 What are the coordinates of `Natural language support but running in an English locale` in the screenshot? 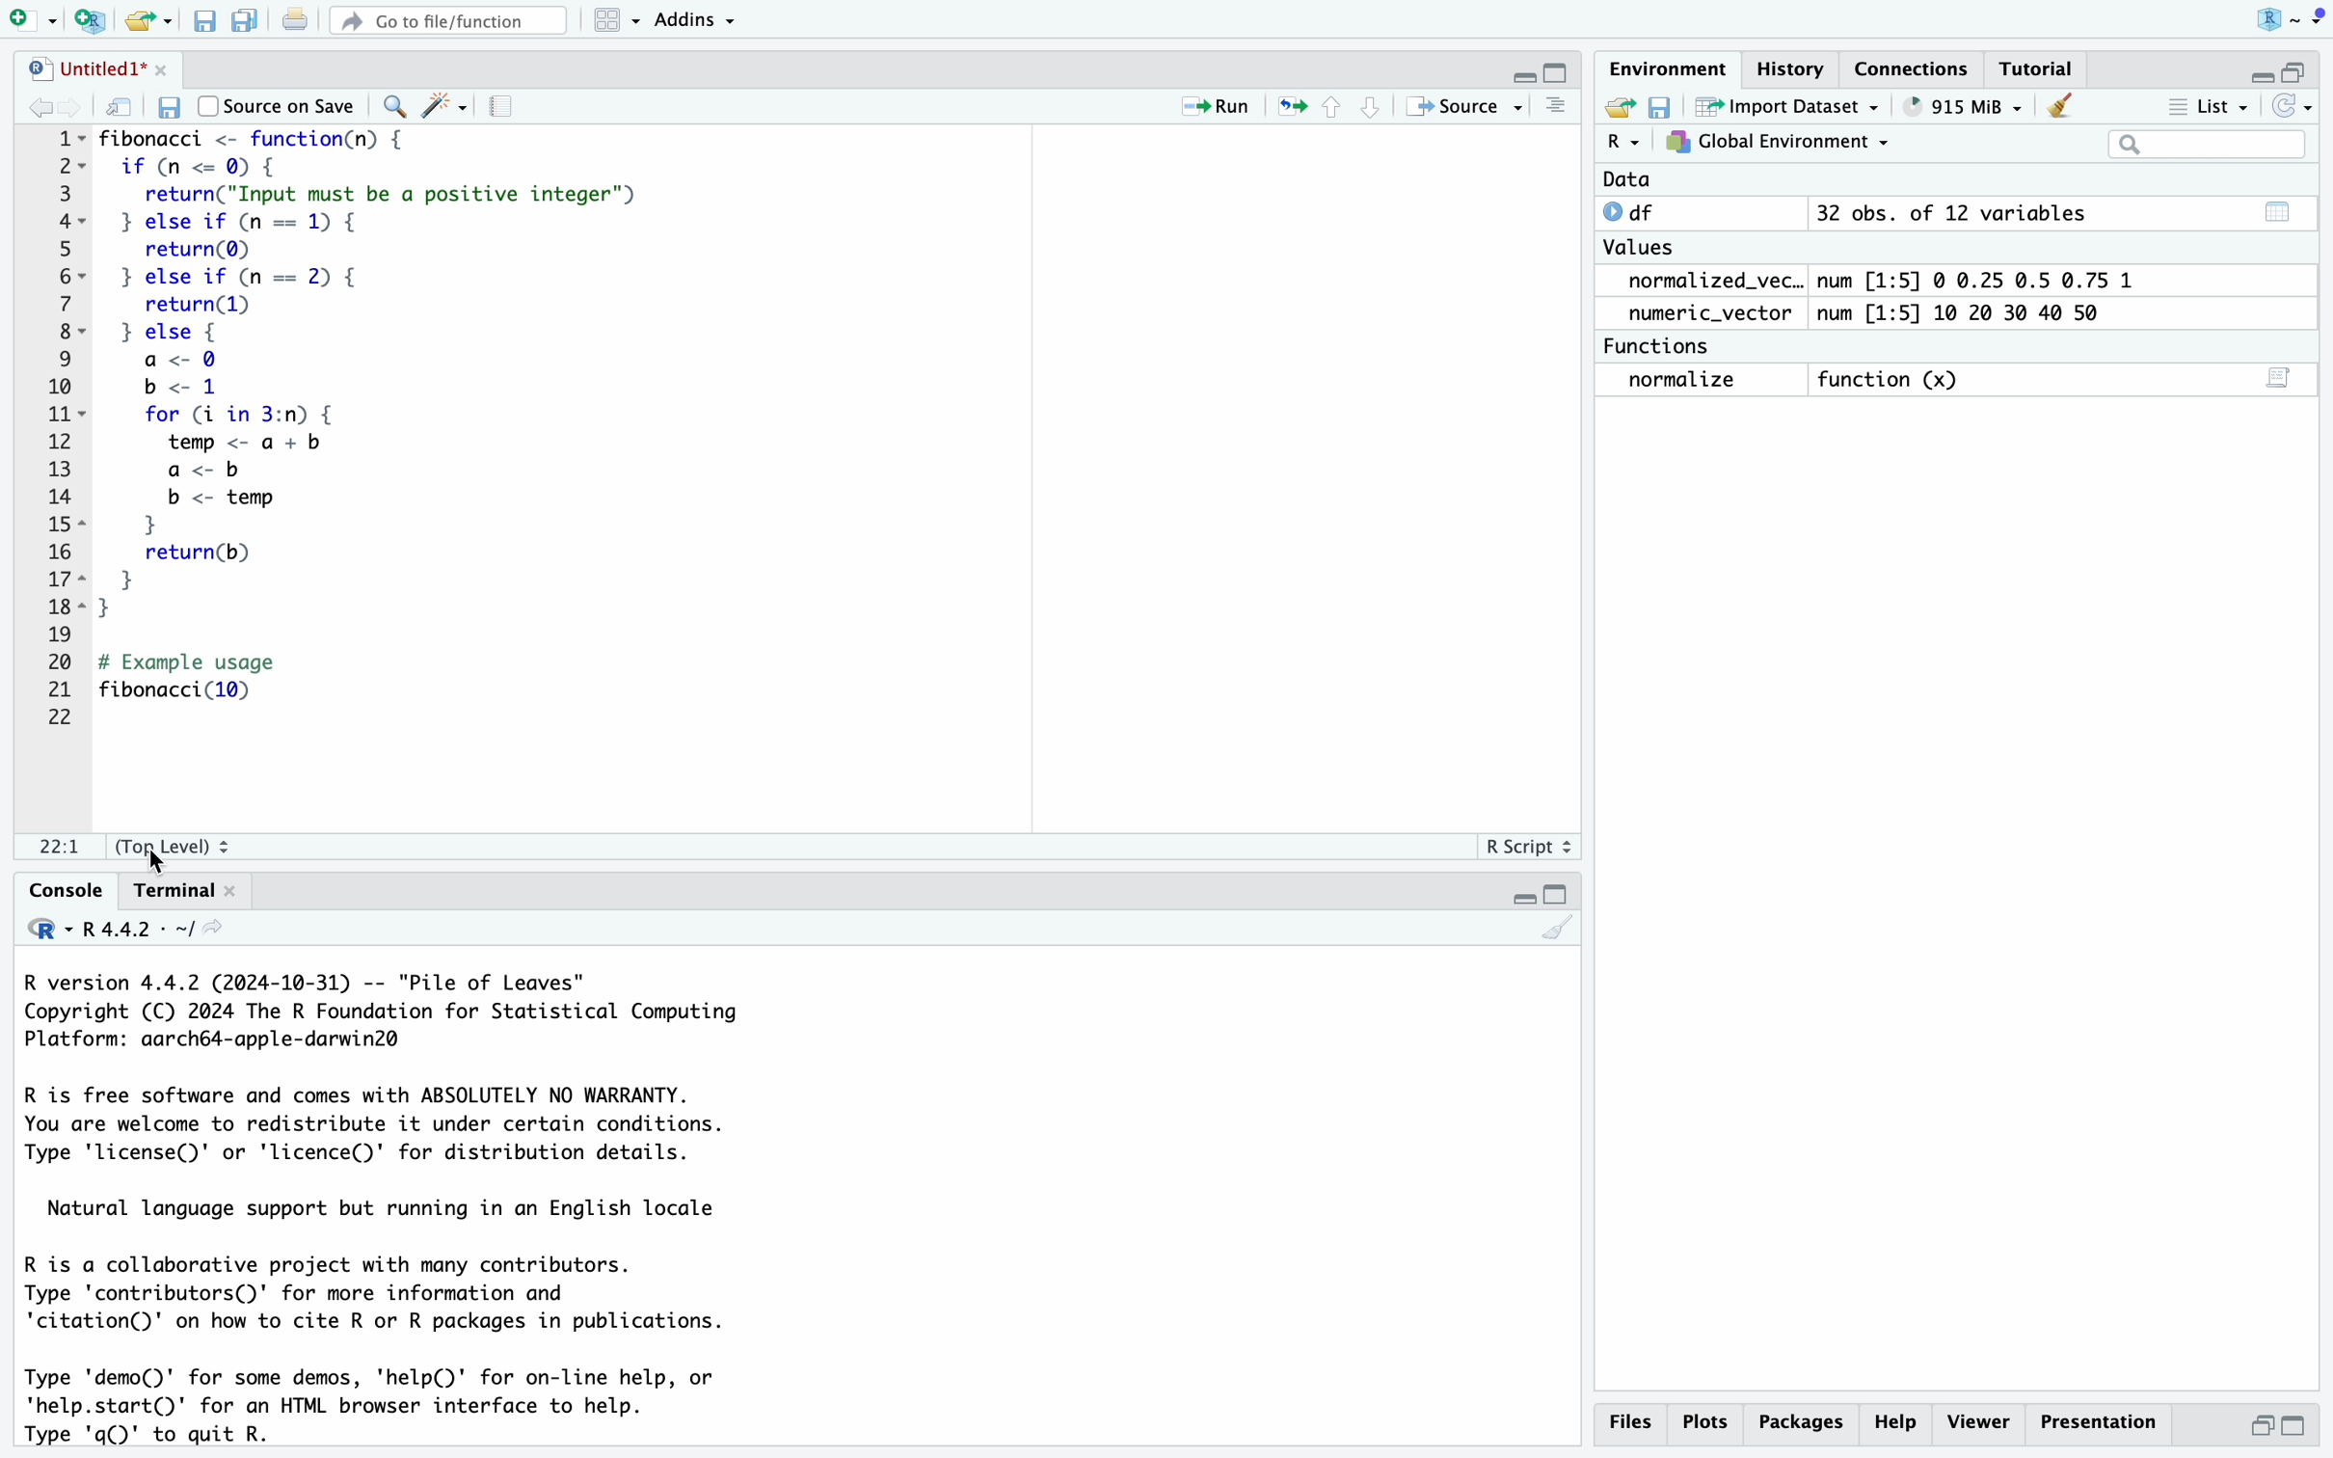 It's located at (398, 1210).